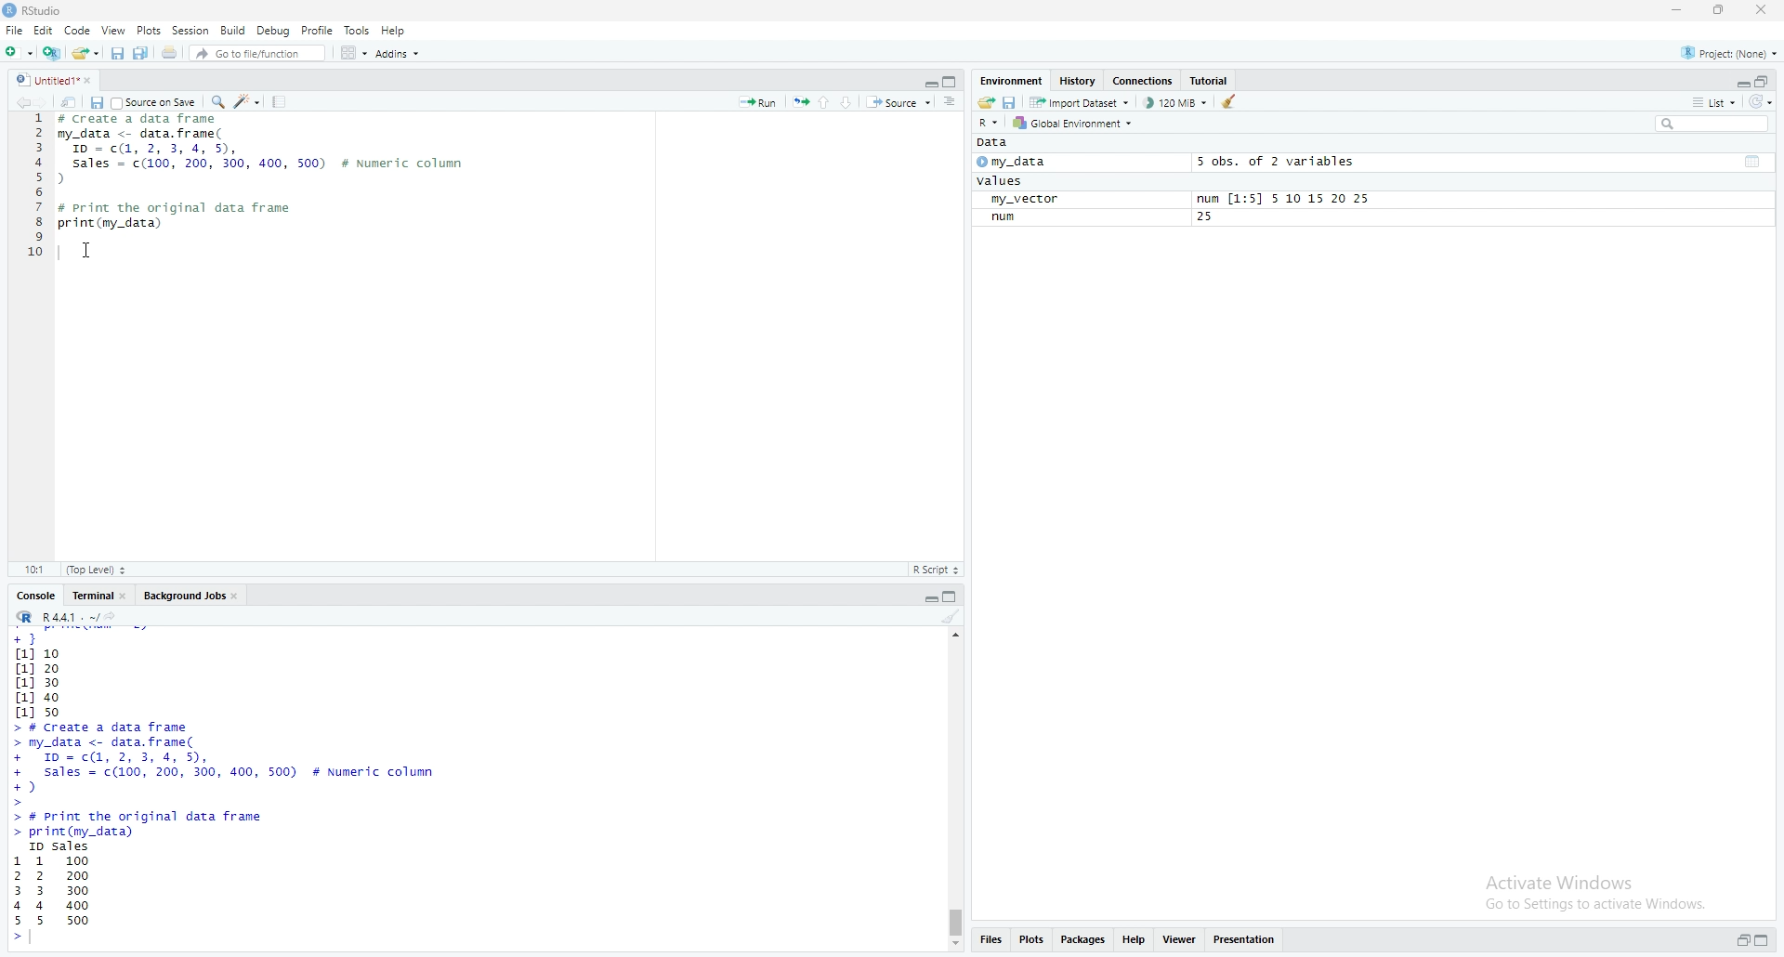  I want to click on print the current file, so click(171, 54).